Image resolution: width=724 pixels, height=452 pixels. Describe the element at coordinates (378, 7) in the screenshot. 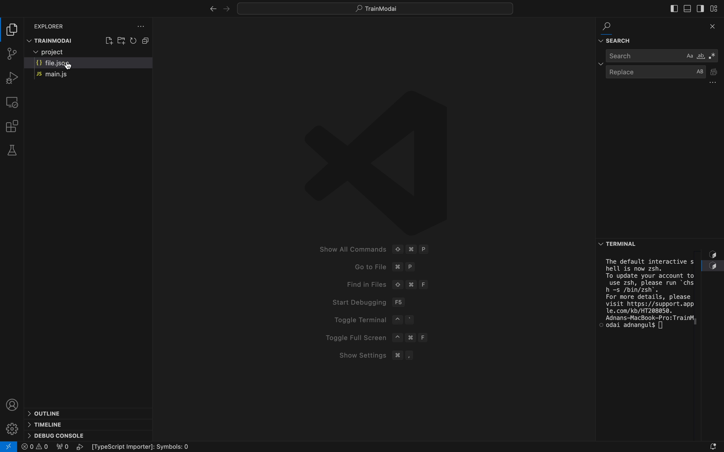

I see `quick menu` at that location.